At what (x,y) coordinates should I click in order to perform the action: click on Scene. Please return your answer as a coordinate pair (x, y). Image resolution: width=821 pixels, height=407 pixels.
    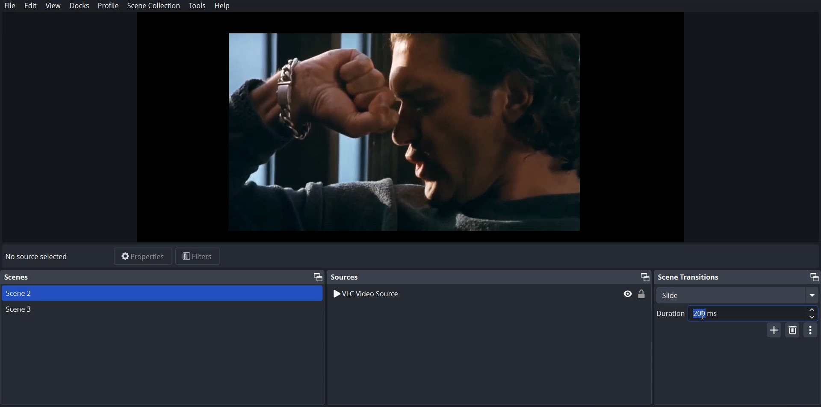
    Looking at the image, I should click on (162, 293).